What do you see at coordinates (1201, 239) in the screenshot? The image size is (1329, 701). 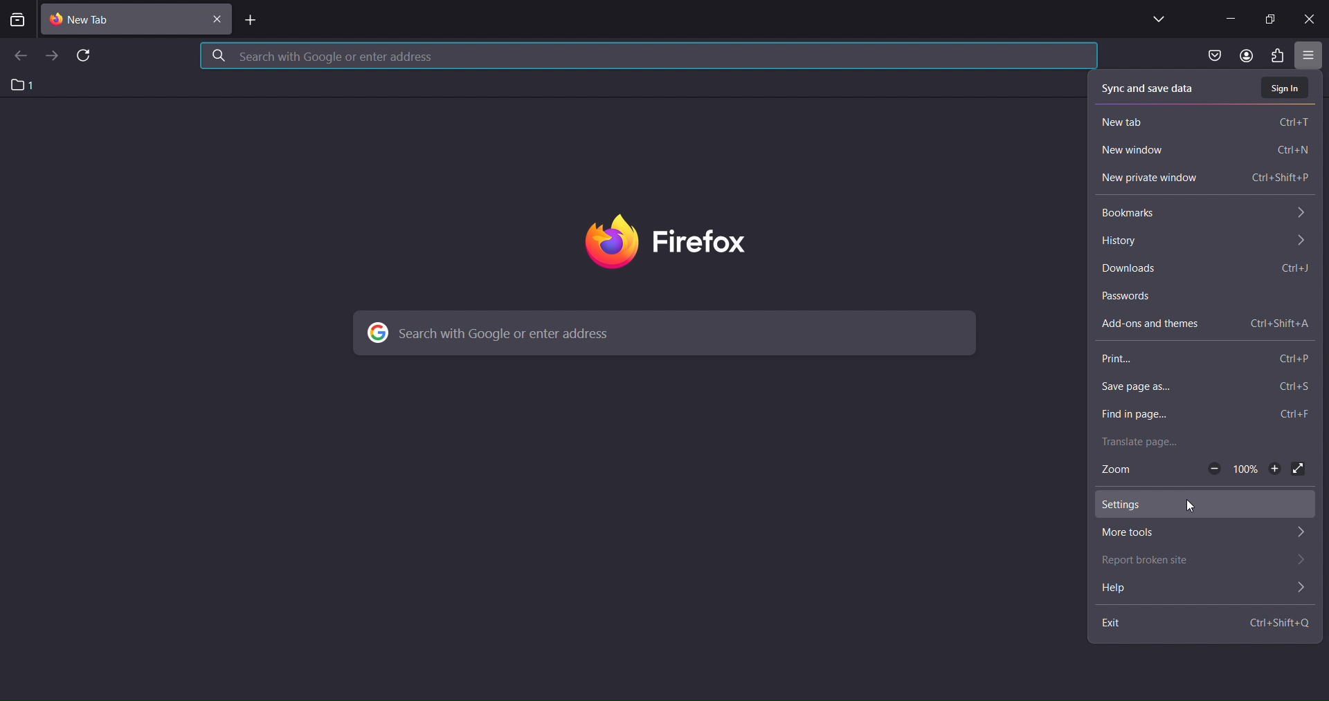 I see `history` at bounding box center [1201, 239].